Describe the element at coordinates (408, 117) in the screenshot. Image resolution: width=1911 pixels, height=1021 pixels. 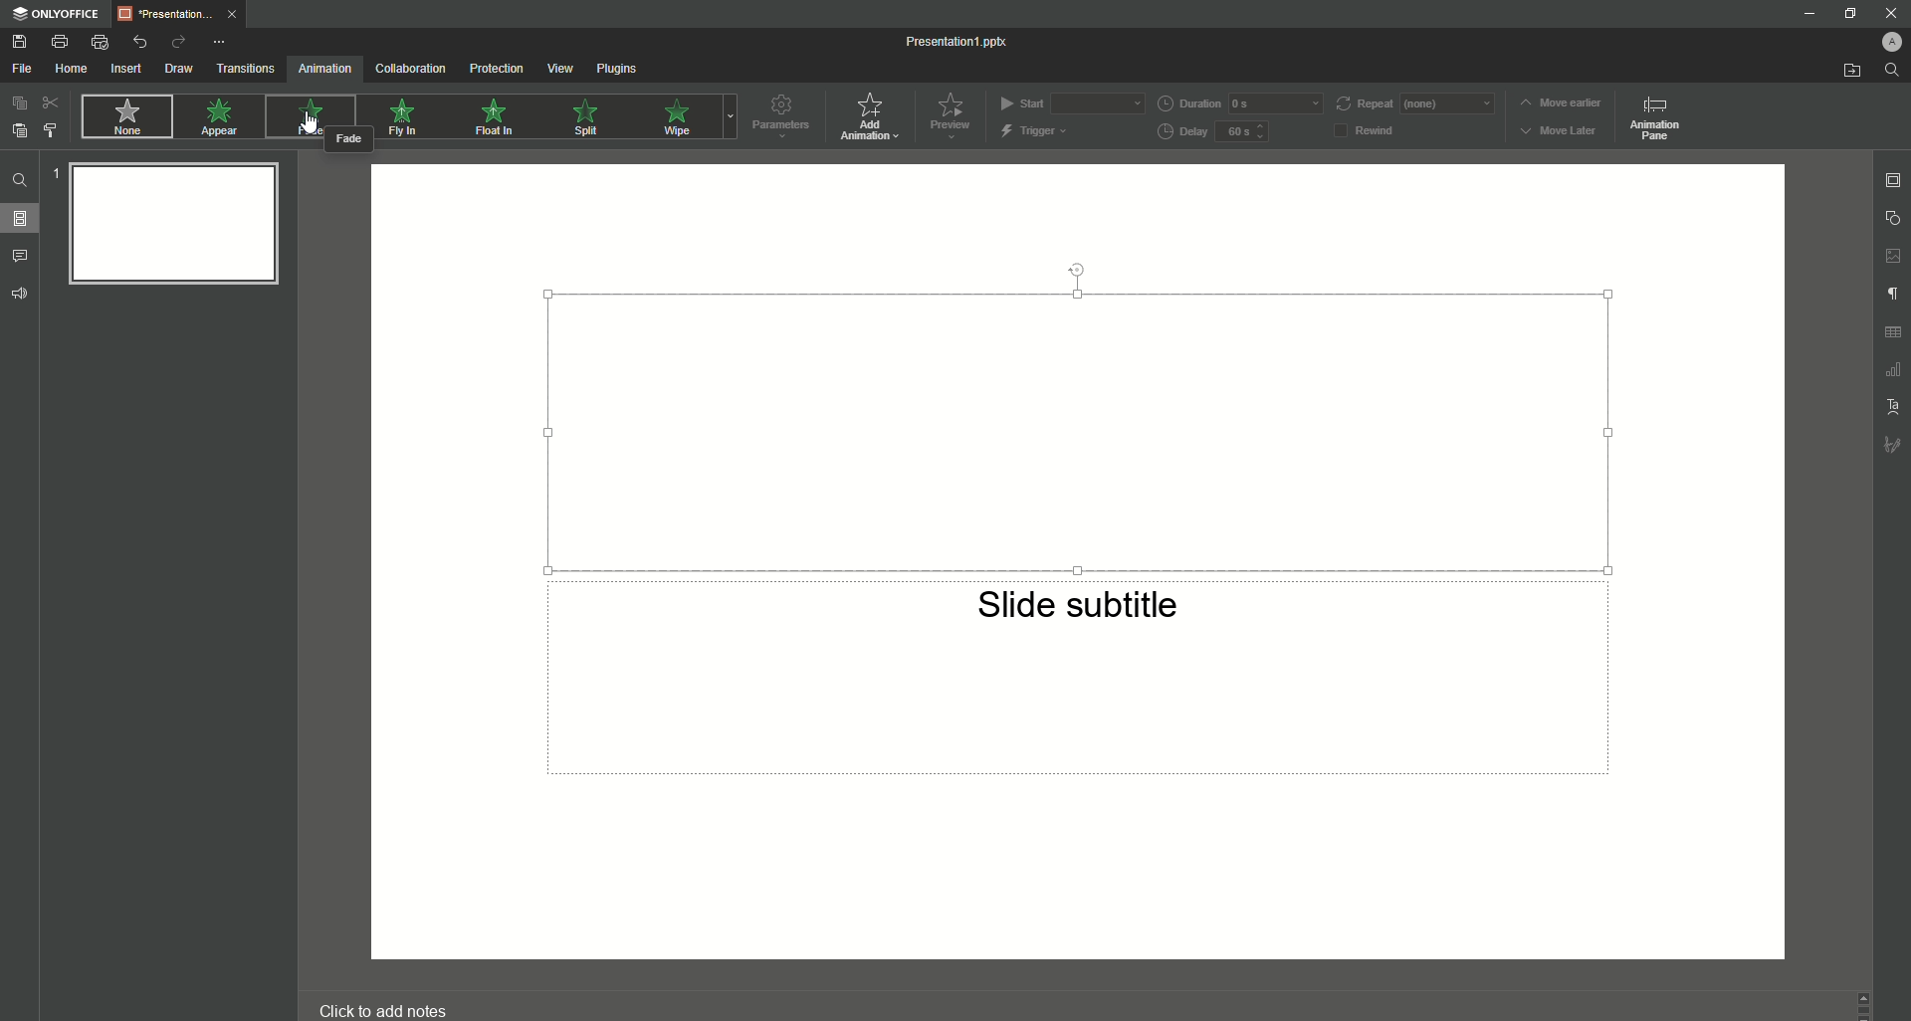
I see `Fly In` at that location.